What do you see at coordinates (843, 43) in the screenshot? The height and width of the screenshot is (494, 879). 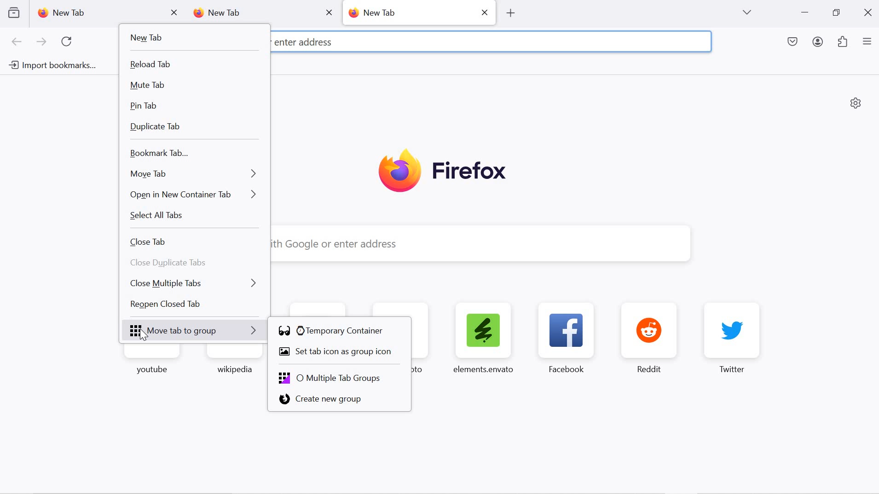 I see `extensions` at bounding box center [843, 43].